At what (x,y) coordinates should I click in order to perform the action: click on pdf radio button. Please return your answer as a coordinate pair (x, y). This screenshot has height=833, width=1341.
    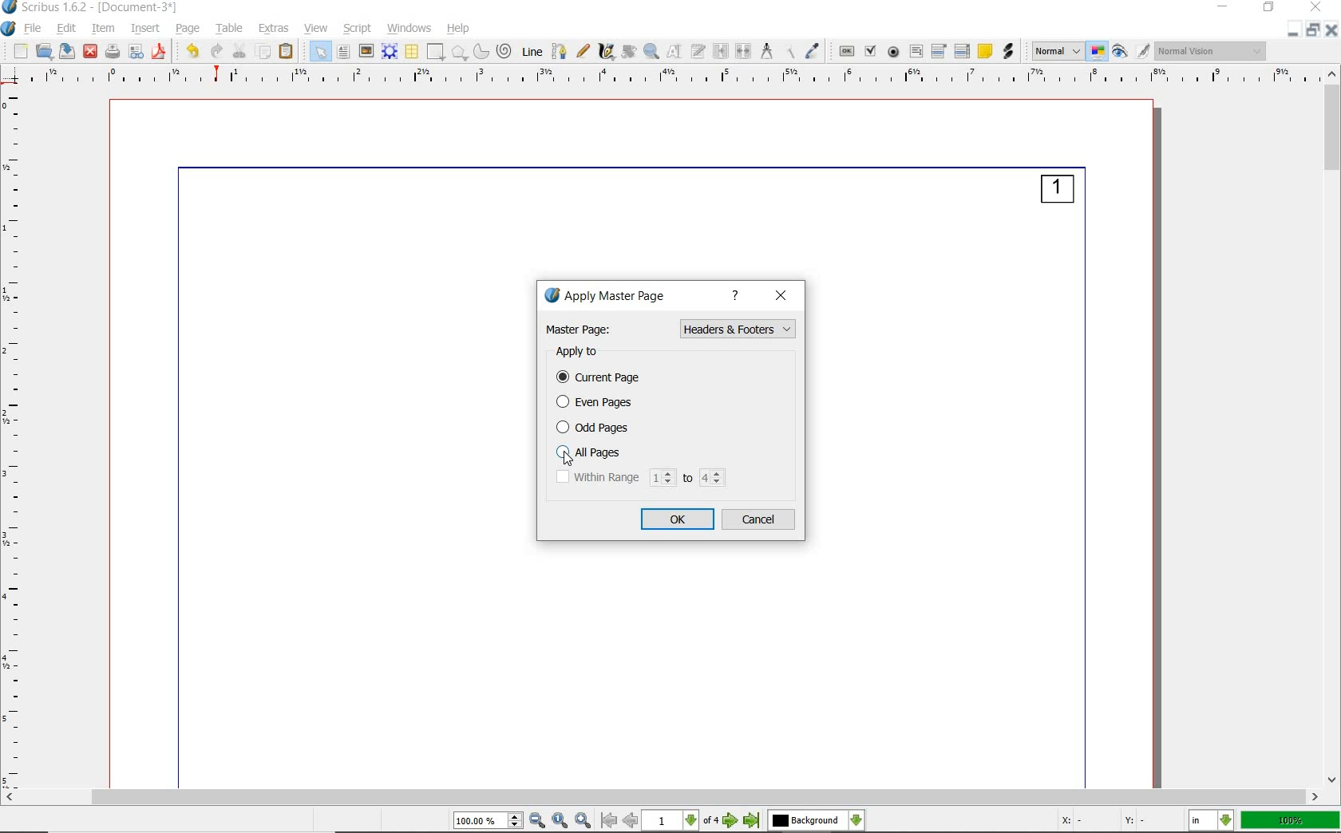
    Looking at the image, I should click on (893, 53).